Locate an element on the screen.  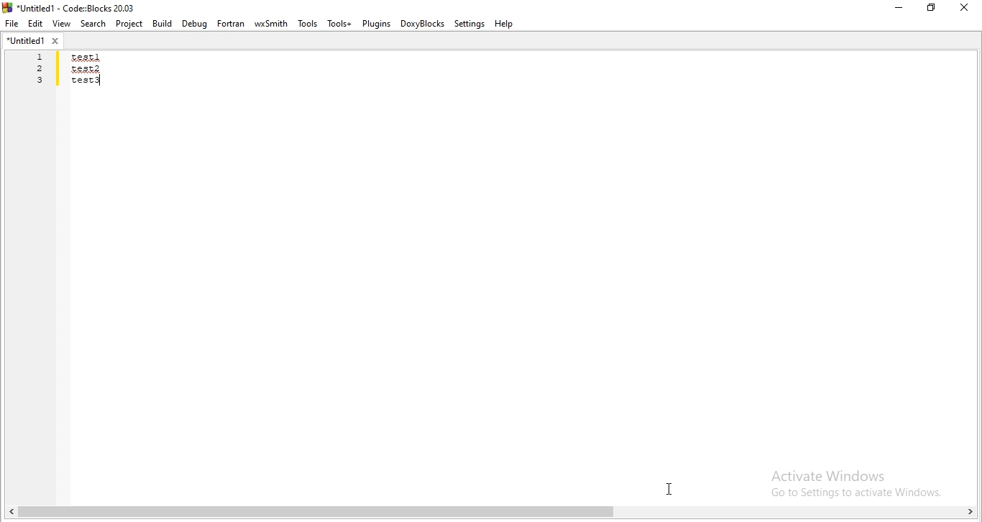
Settings  is located at coordinates (469, 25).